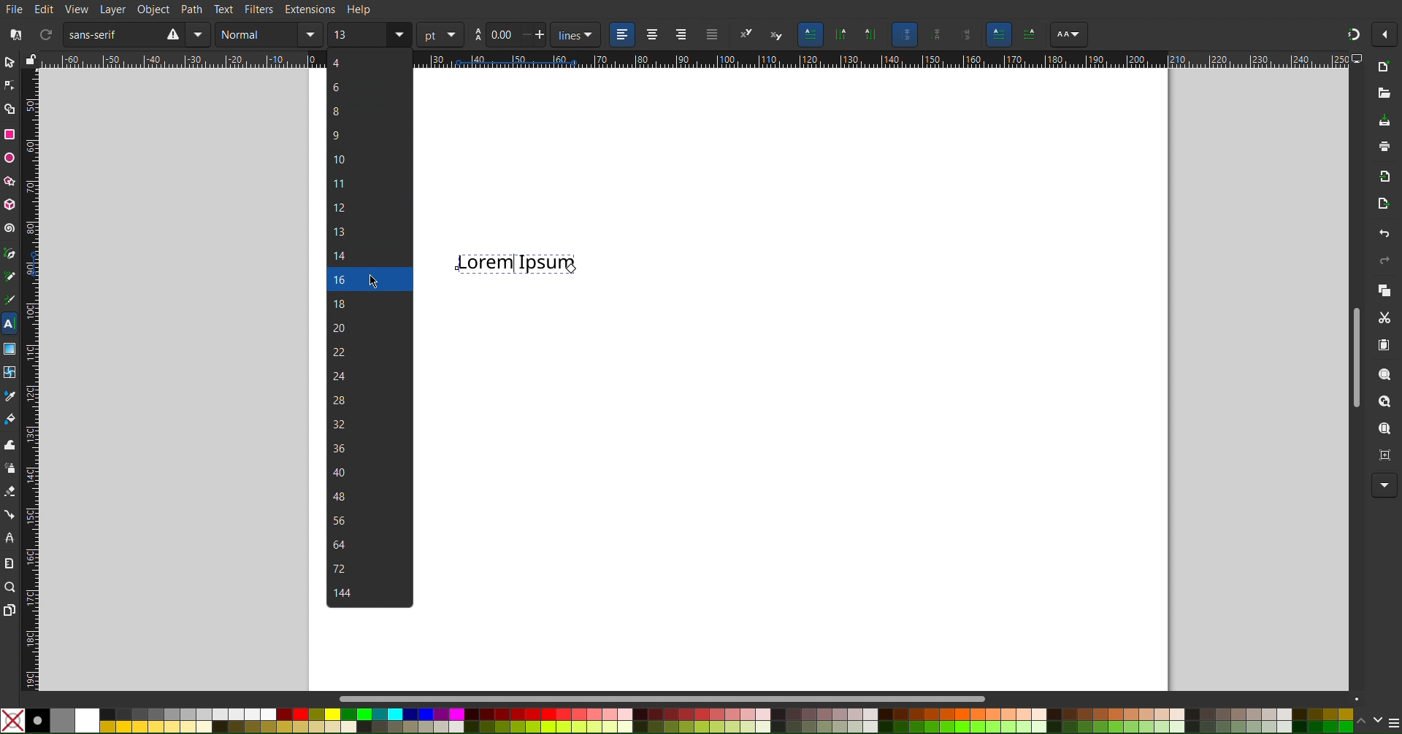  What do you see at coordinates (501, 34) in the screenshot?
I see `0` at bounding box center [501, 34].